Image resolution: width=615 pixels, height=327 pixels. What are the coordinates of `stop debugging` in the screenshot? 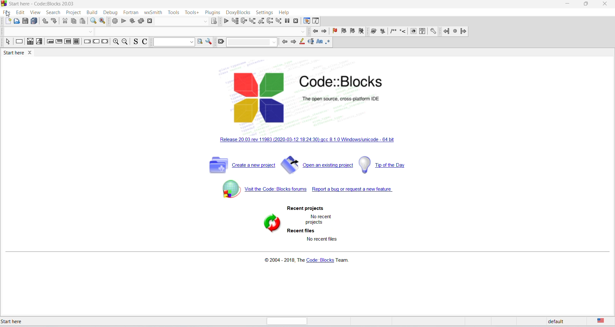 It's located at (297, 21).